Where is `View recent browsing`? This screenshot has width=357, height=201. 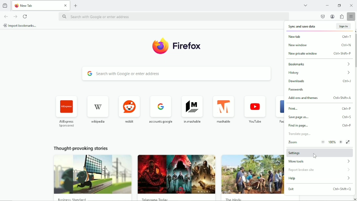 View recent browsing is located at coordinates (5, 6).